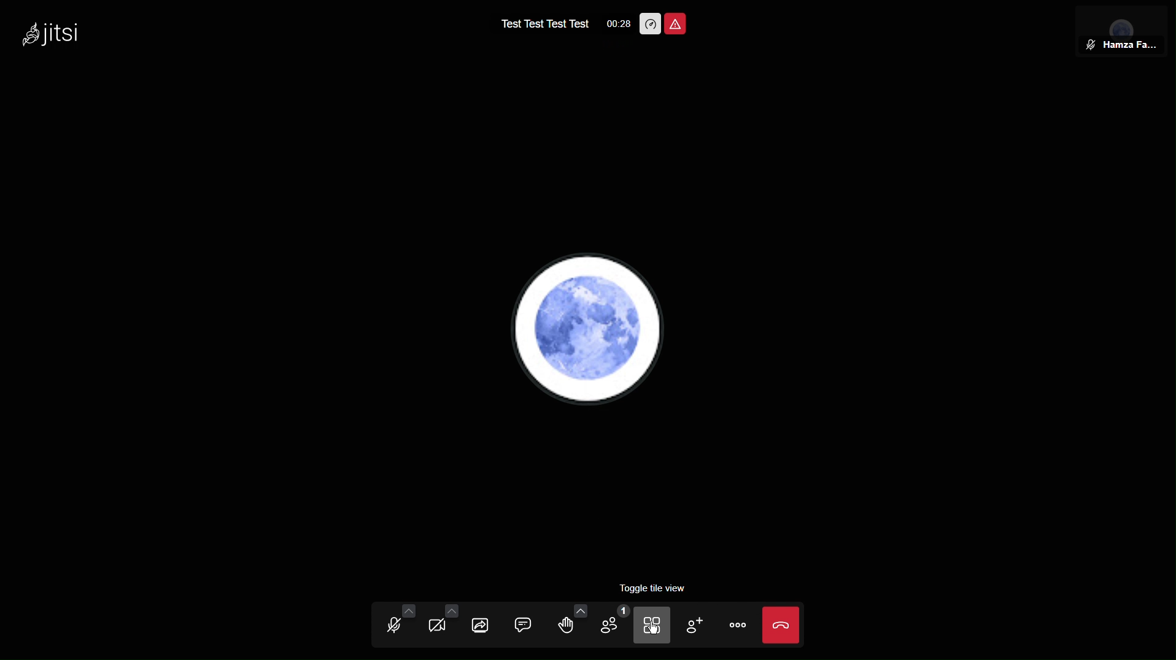 This screenshot has width=1176, height=660. I want to click on User View, so click(1118, 31).